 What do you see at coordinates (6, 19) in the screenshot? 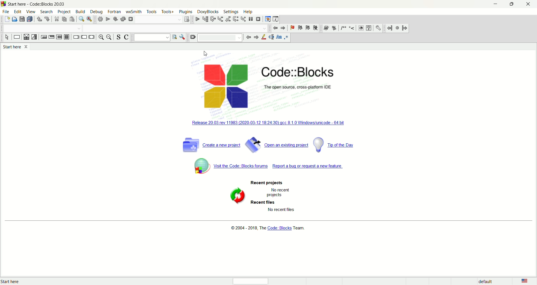
I see `new` at bounding box center [6, 19].